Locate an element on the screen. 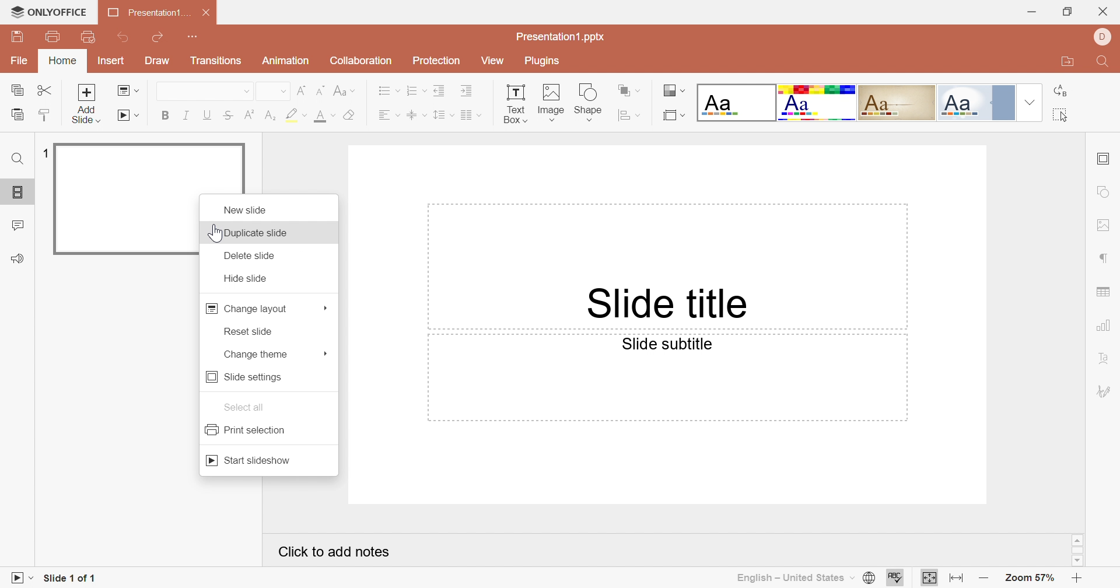 The height and width of the screenshot is (588, 1120). Animation is located at coordinates (286, 61).